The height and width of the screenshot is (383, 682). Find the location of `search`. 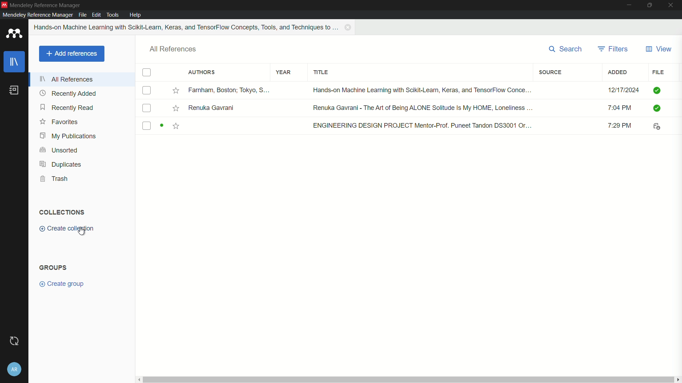

search is located at coordinates (566, 49).